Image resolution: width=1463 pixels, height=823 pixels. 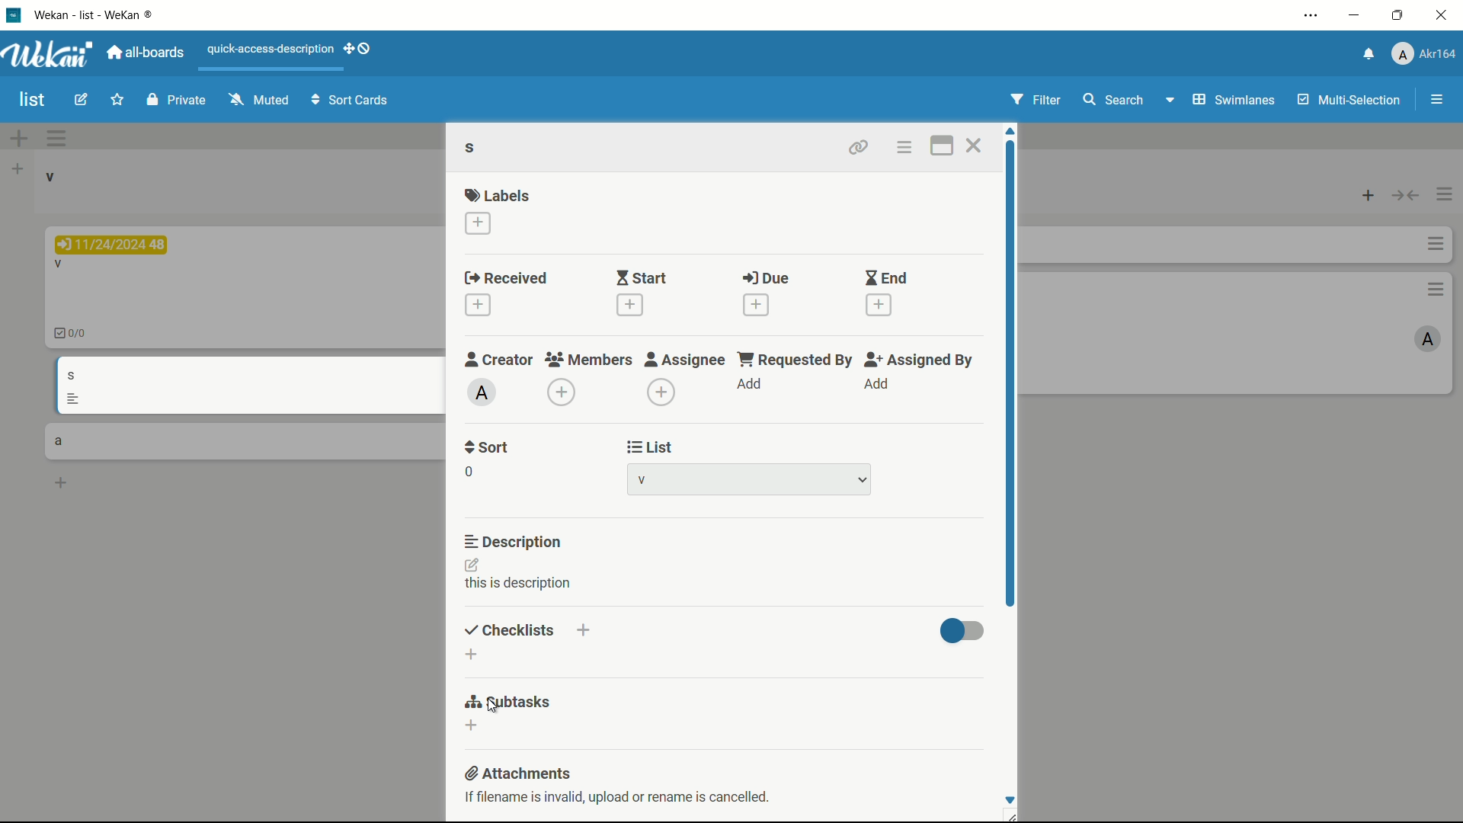 What do you see at coordinates (15, 15) in the screenshot?
I see `app icon` at bounding box center [15, 15].